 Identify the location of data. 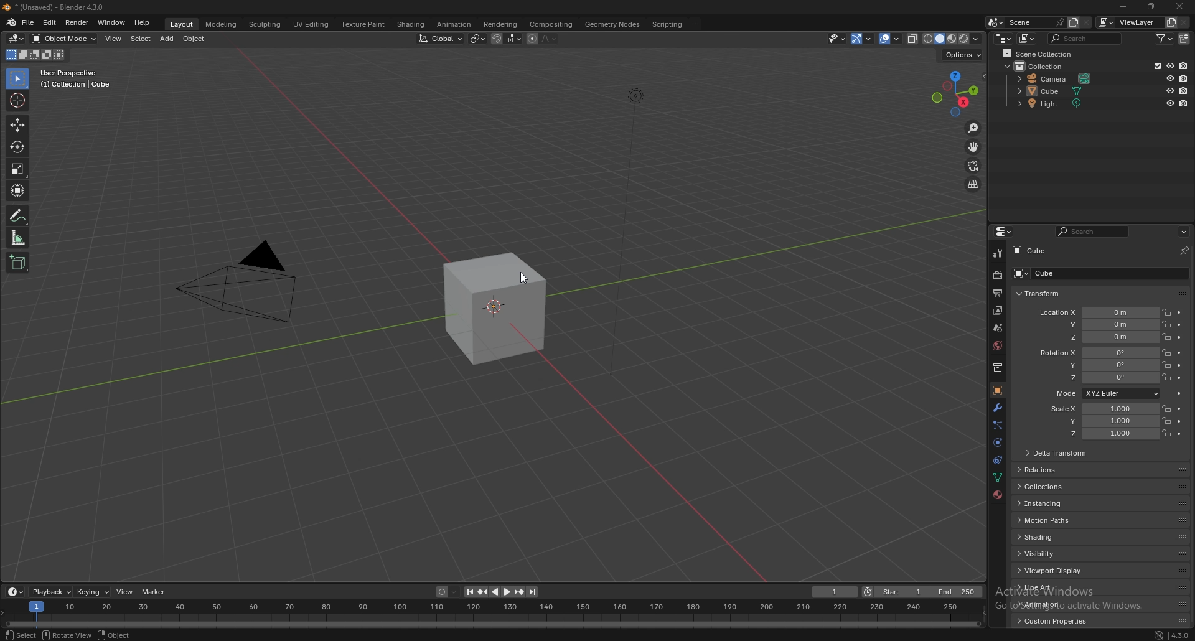
(997, 477).